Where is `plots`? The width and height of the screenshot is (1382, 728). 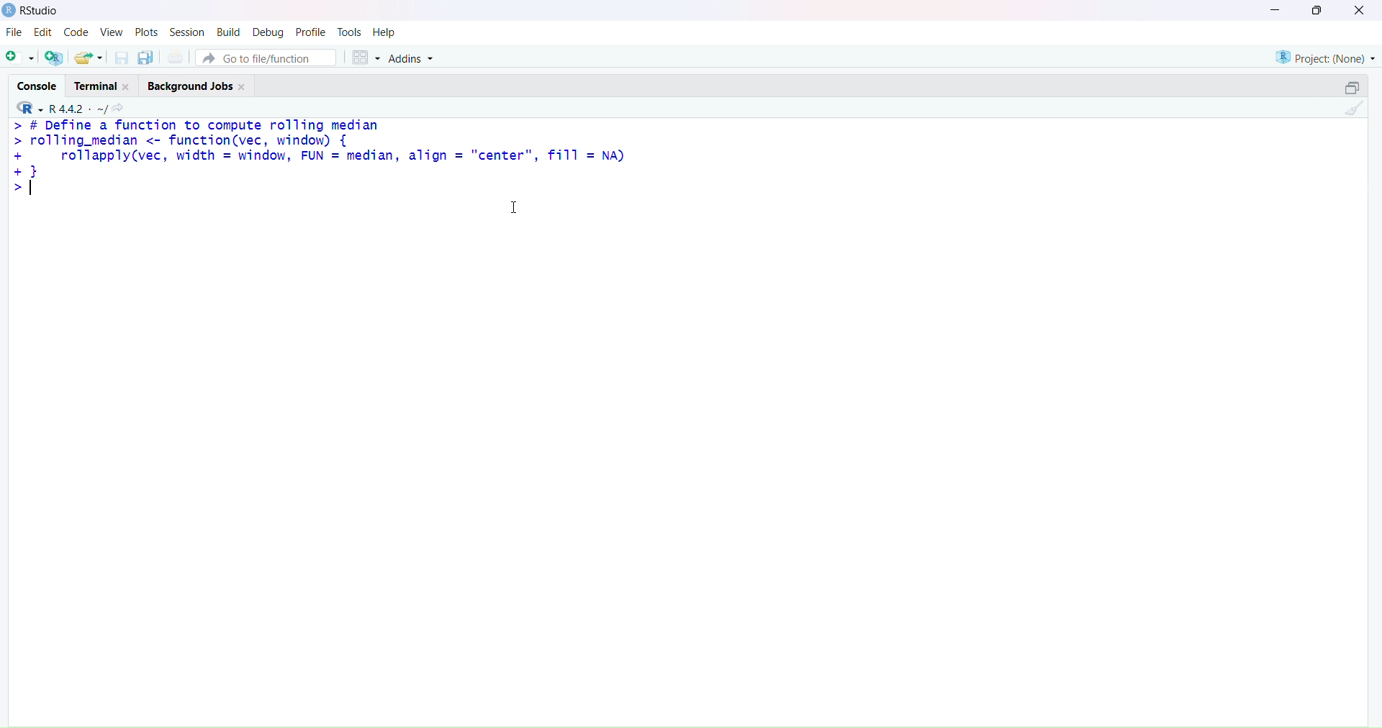 plots is located at coordinates (148, 32).